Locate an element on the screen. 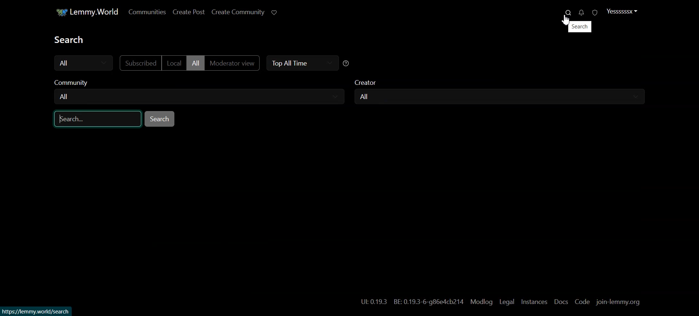 The image size is (699, 316). Unread messages is located at coordinates (578, 13).